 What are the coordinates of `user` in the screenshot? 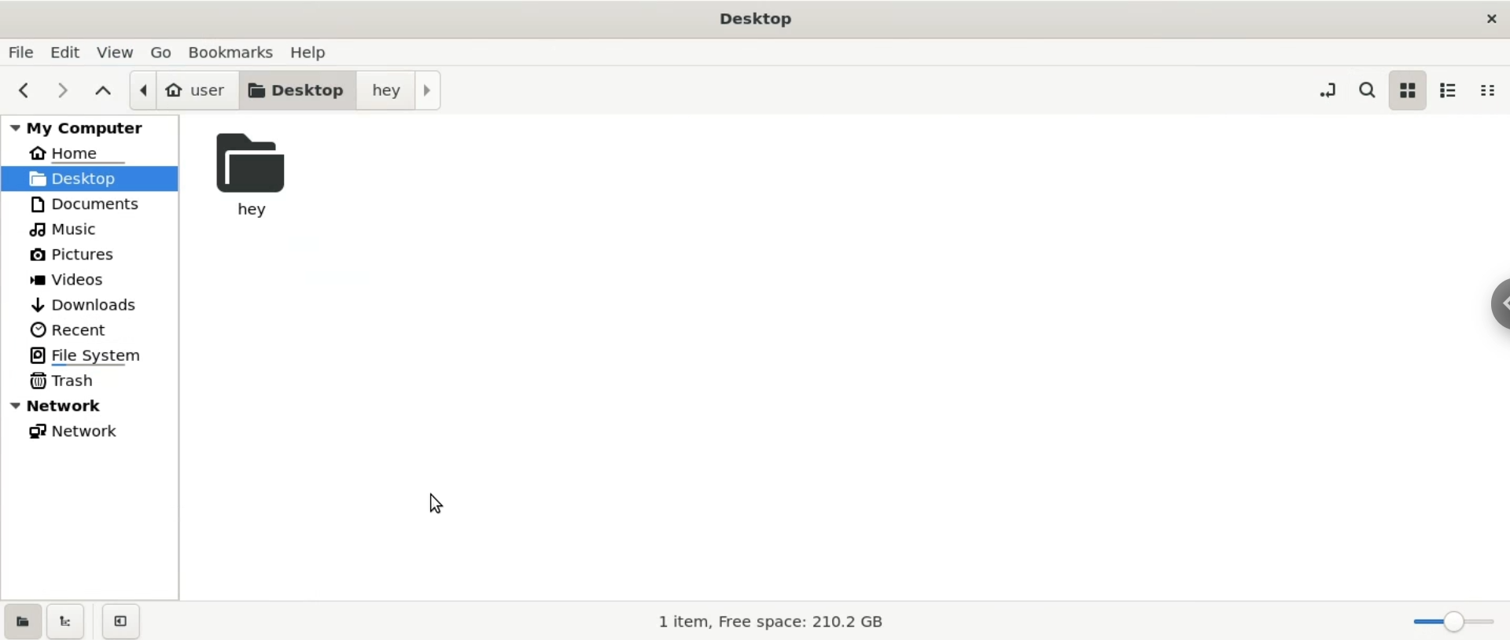 It's located at (187, 89).